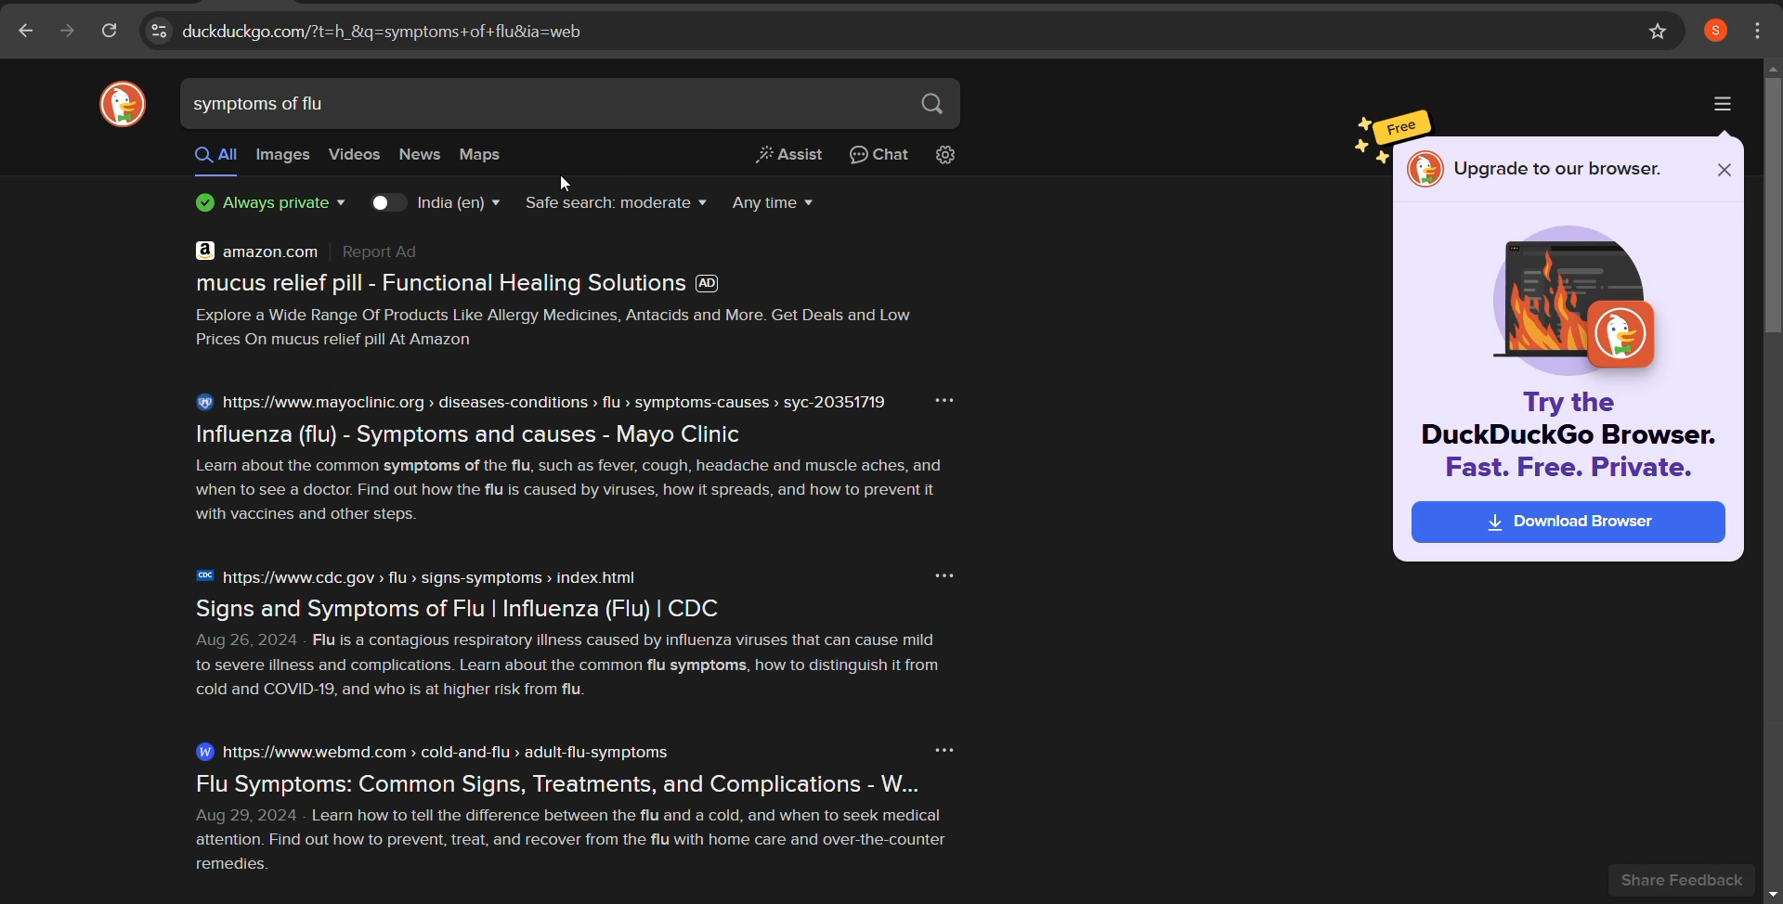  I want to click on amazon logo, so click(197, 250).